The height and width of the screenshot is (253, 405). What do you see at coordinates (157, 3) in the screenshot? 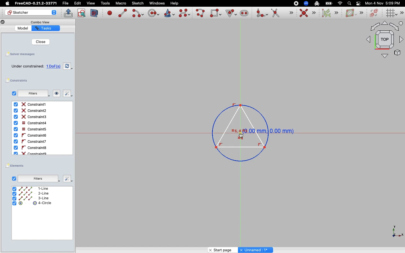
I see `Windows` at bounding box center [157, 3].